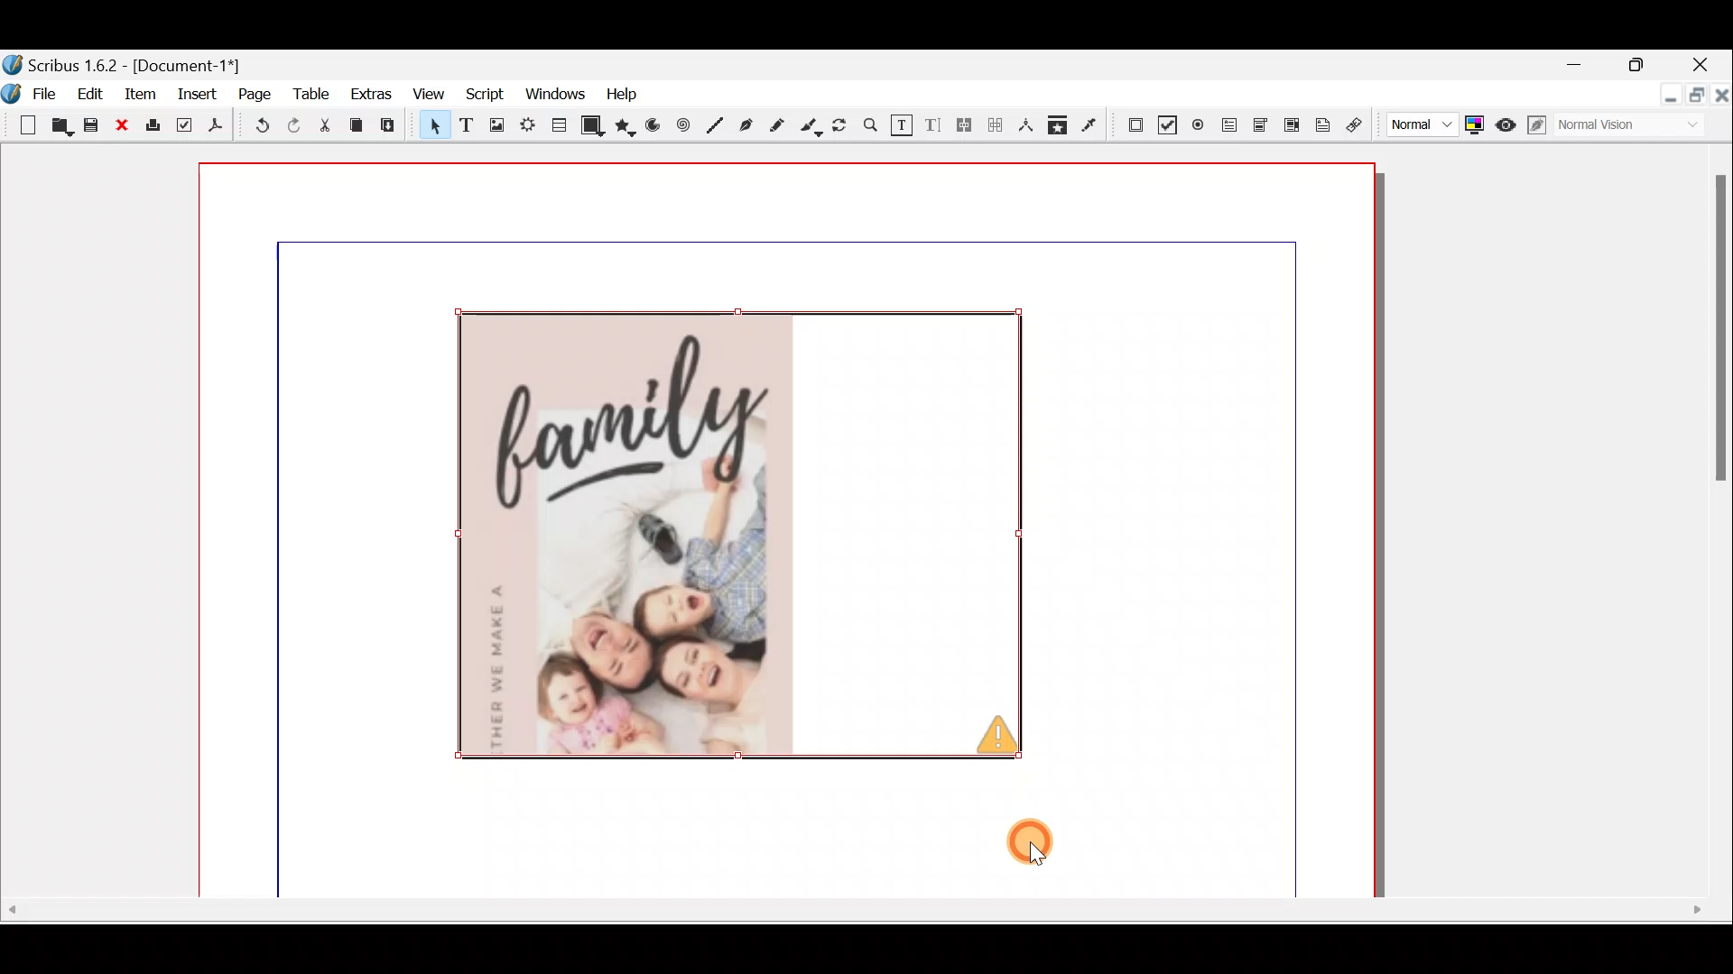 The height and width of the screenshot is (974, 1733). Describe the element at coordinates (20, 124) in the screenshot. I see `New` at that location.